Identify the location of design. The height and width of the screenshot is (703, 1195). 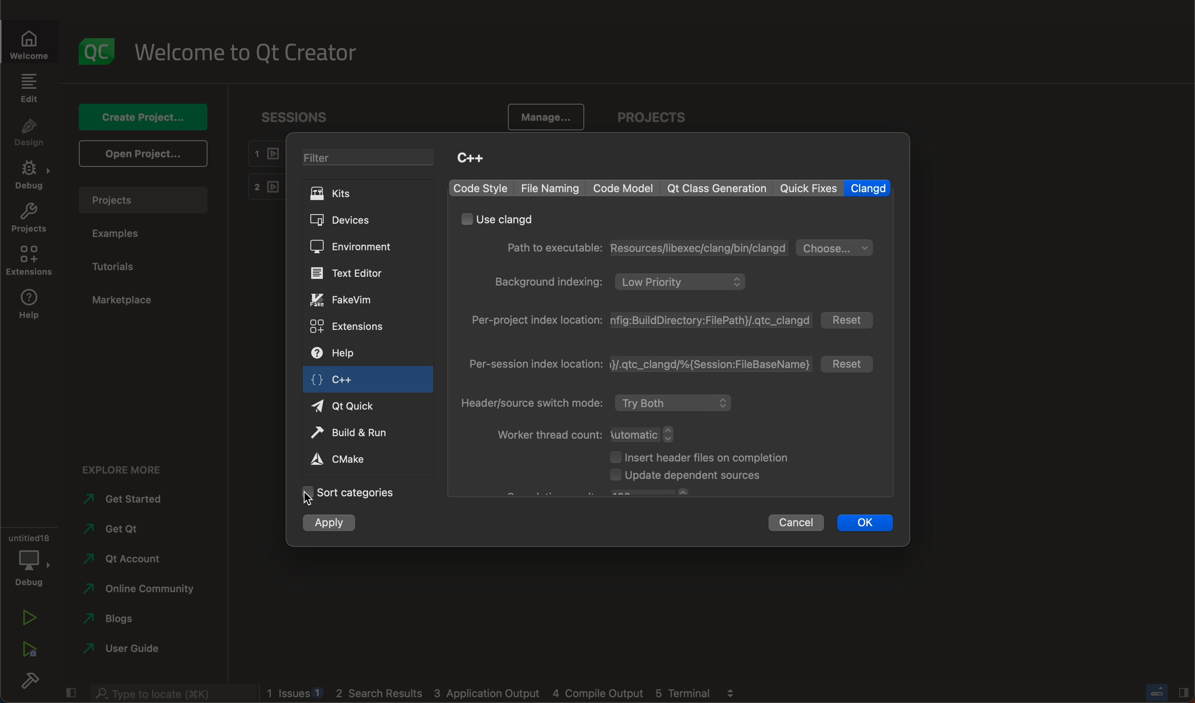
(28, 133).